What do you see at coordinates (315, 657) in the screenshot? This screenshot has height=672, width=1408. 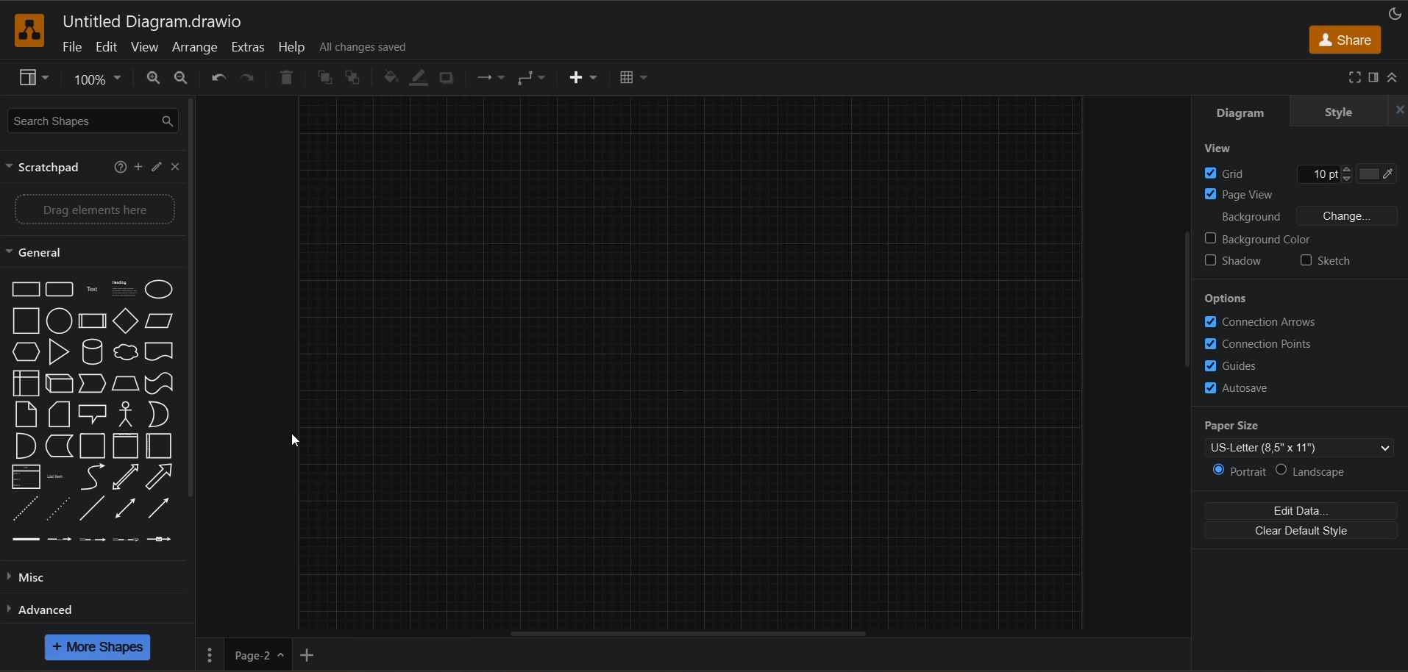 I see `page 2` at bounding box center [315, 657].